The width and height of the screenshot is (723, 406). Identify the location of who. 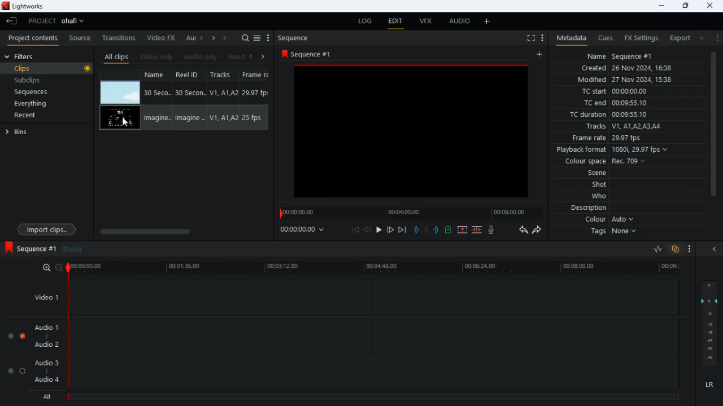
(596, 196).